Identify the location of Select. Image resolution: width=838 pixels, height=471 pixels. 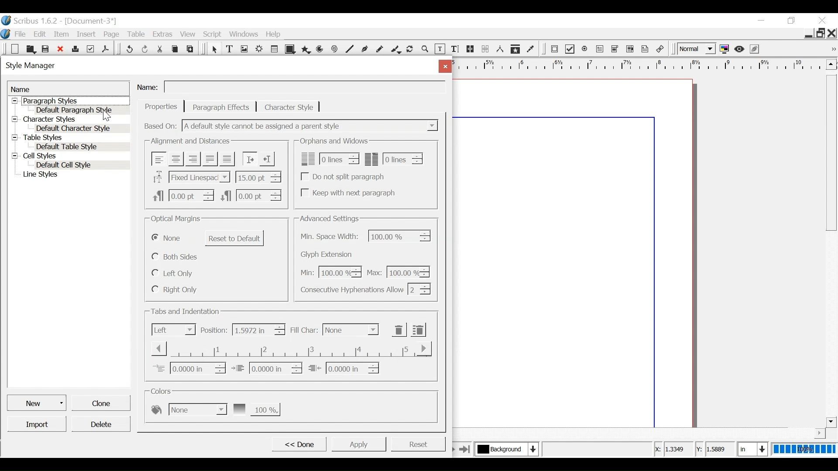
(214, 49).